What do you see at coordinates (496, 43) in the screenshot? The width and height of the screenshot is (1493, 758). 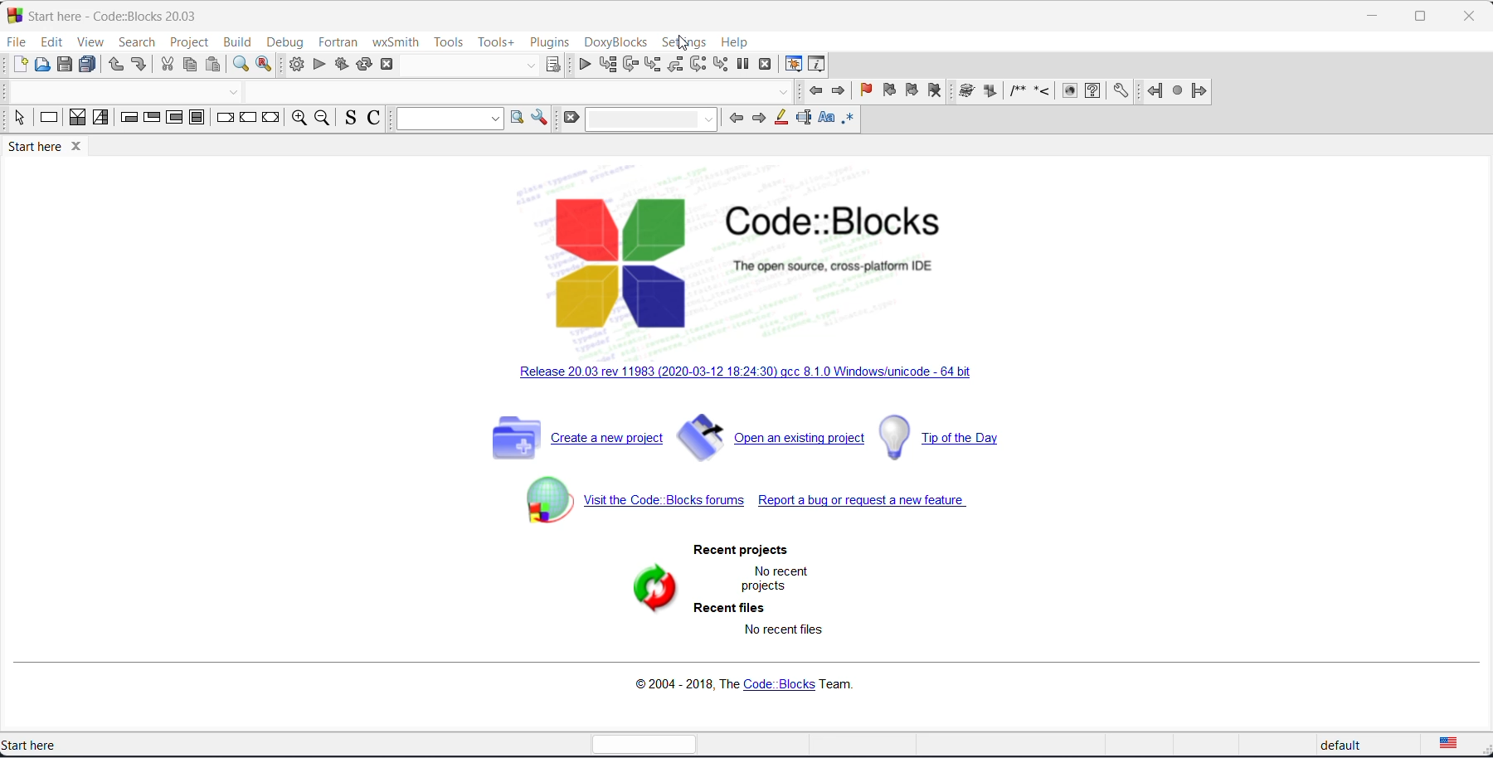 I see `tools+` at bounding box center [496, 43].